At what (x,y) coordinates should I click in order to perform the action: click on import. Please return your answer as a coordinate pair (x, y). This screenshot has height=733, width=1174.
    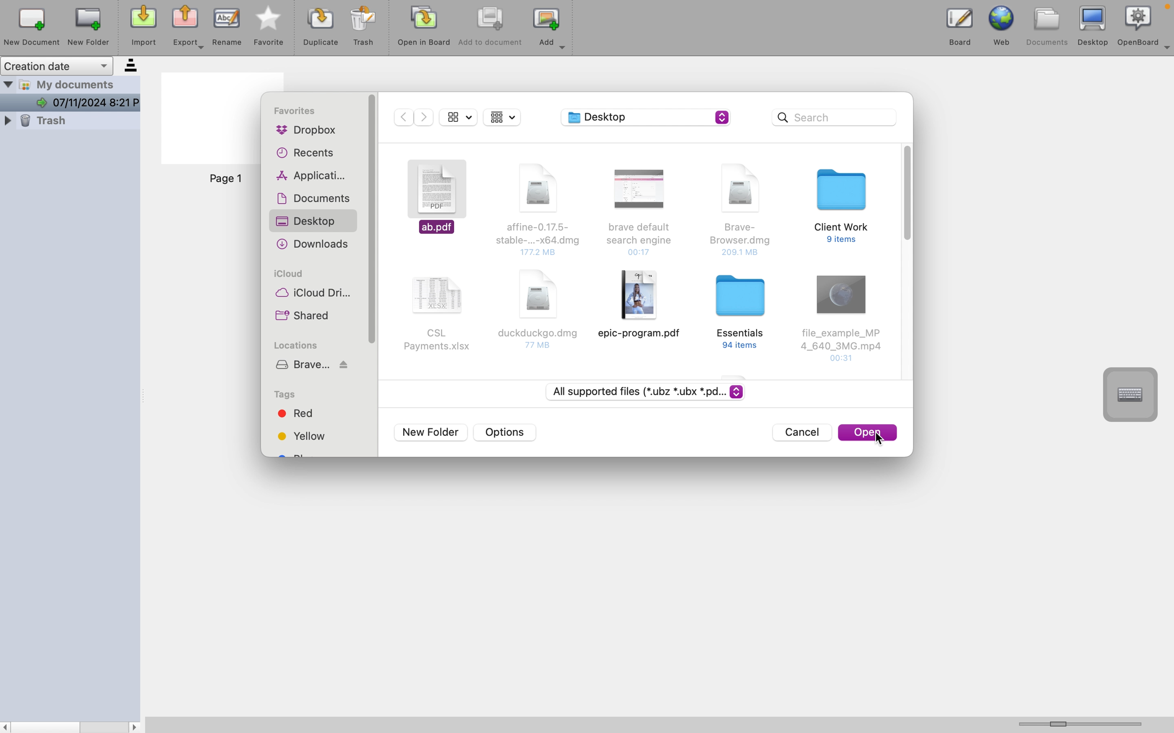
    Looking at the image, I should click on (141, 27).